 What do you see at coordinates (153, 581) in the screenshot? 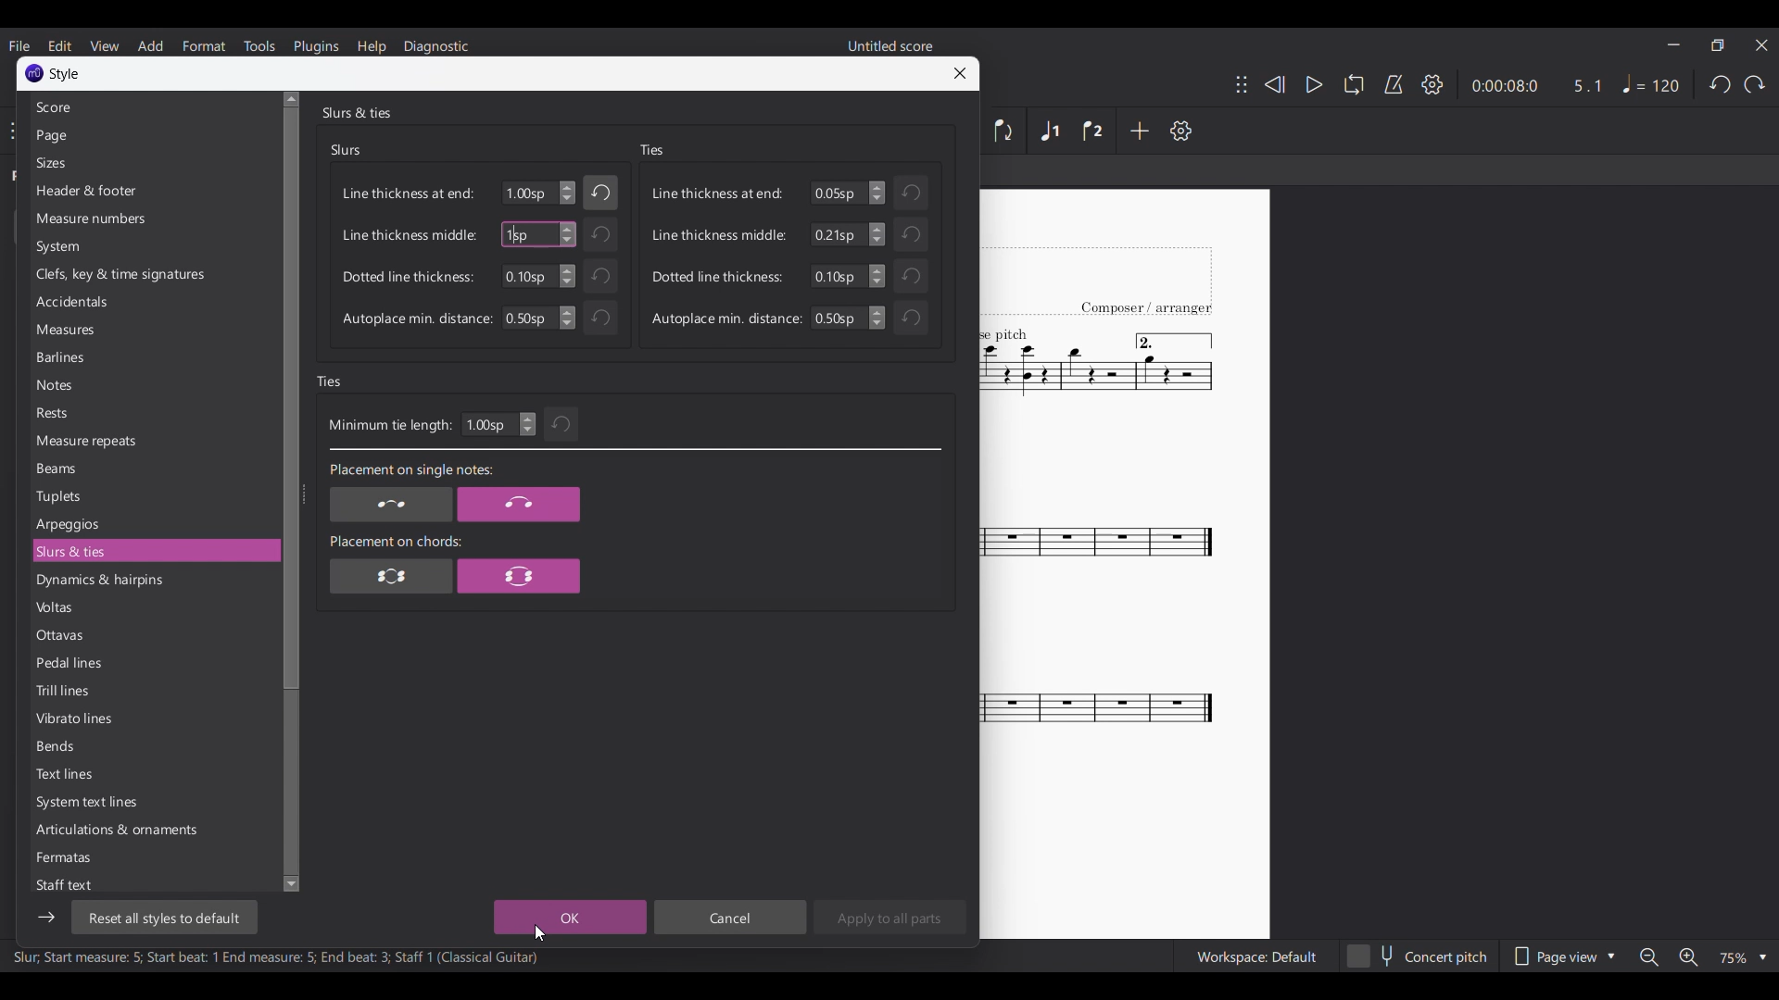
I see `Dynamics & hairpins` at bounding box center [153, 581].